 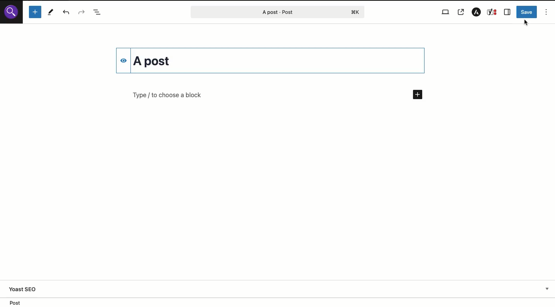 What do you see at coordinates (258, 95) in the screenshot?
I see `Add block` at bounding box center [258, 95].